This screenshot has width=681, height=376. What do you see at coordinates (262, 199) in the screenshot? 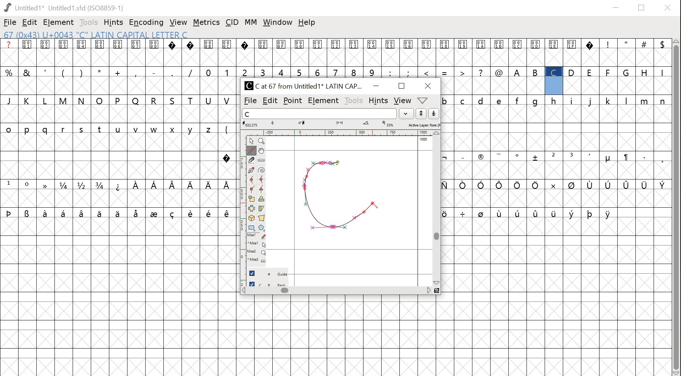
I see `rotate` at bounding box center [262, 199].